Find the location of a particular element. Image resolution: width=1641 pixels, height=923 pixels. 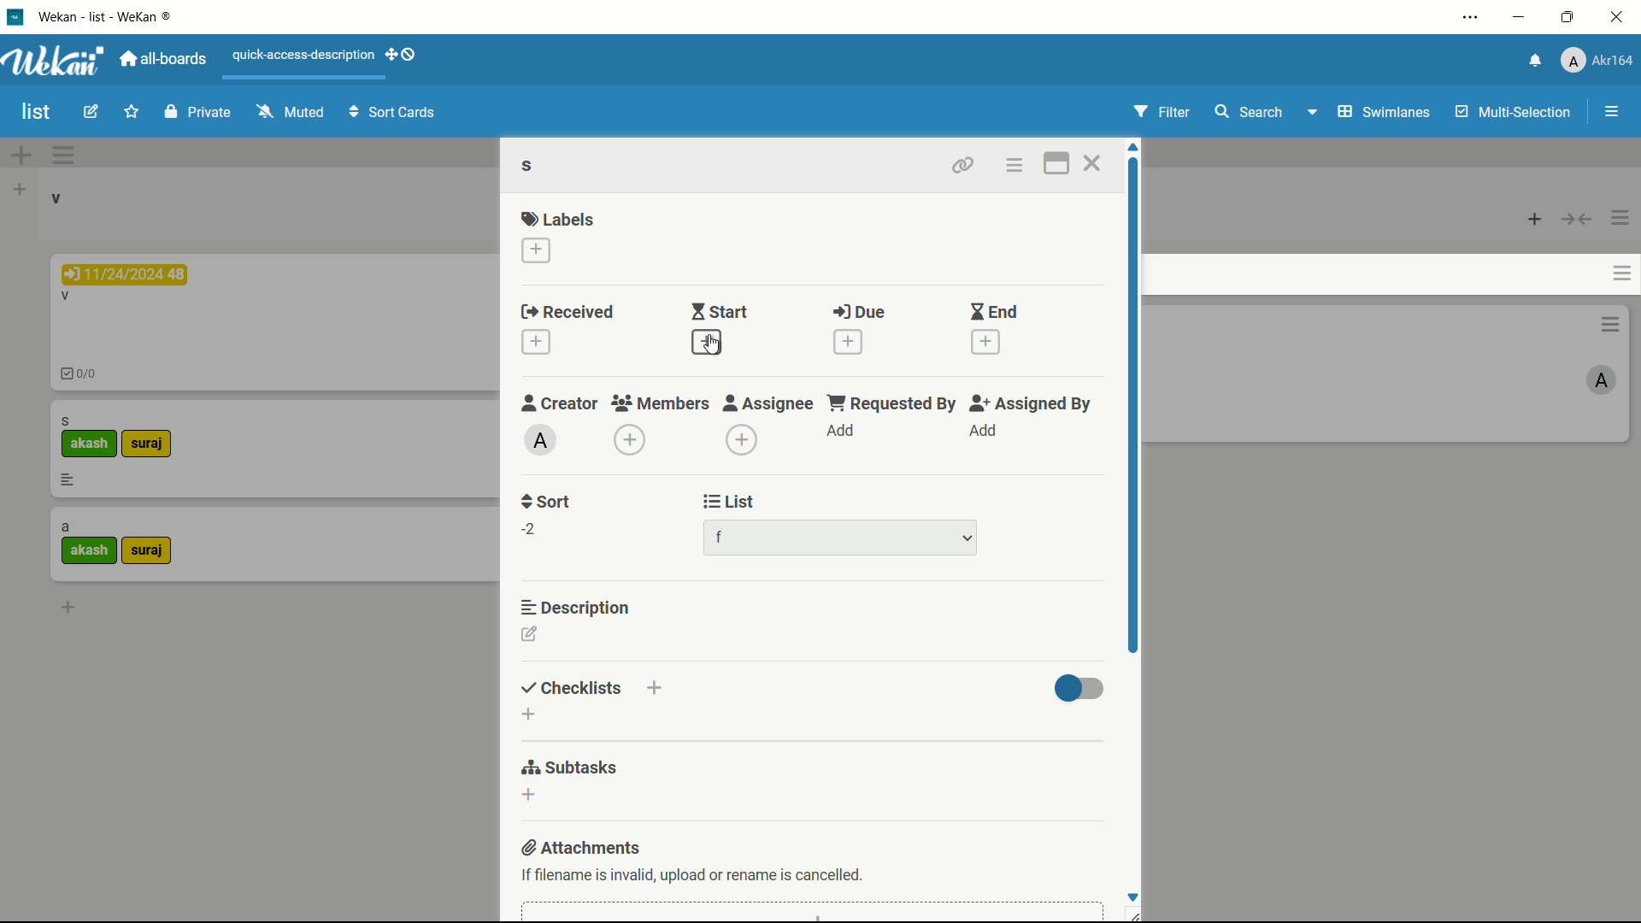

search is located at coordinates (1248, 111).